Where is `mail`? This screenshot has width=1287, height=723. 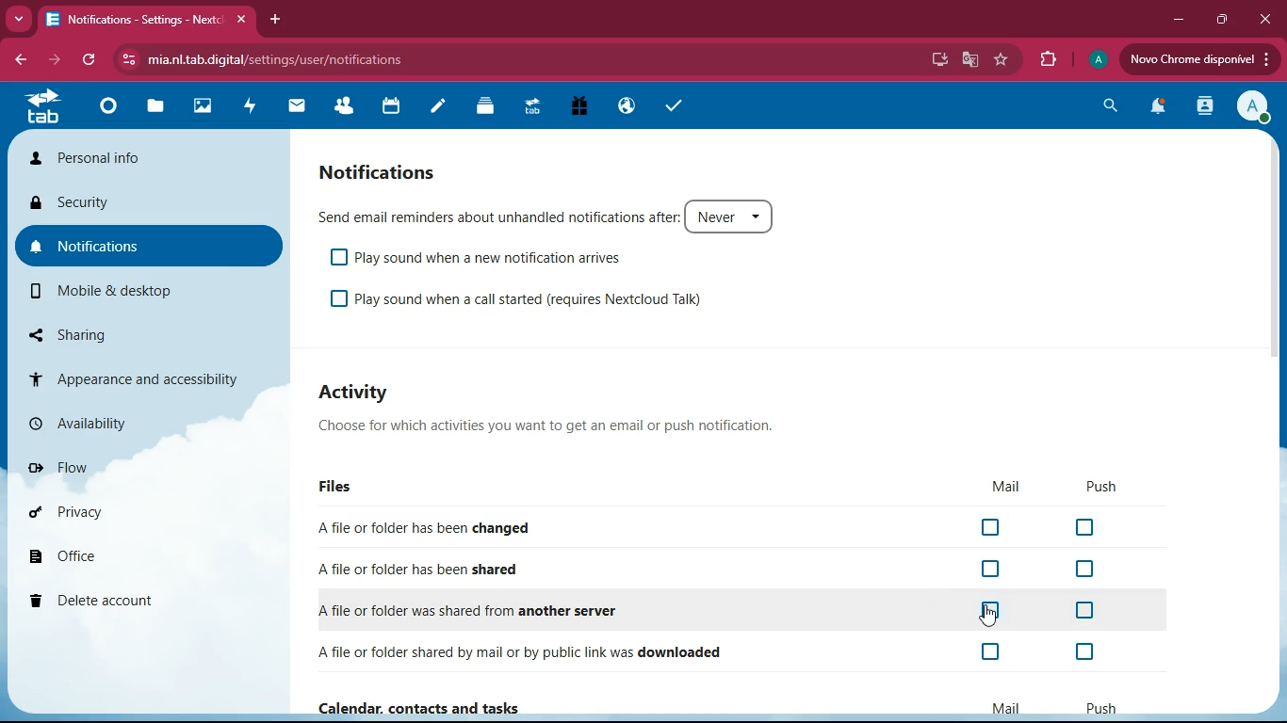 mail is located at coordinates (998, 485).